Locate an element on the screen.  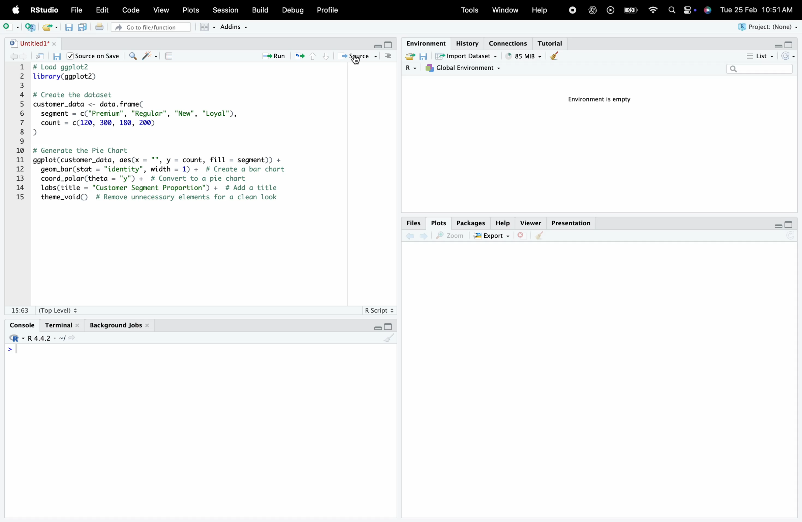
Run is located at coordinates (274, 56).